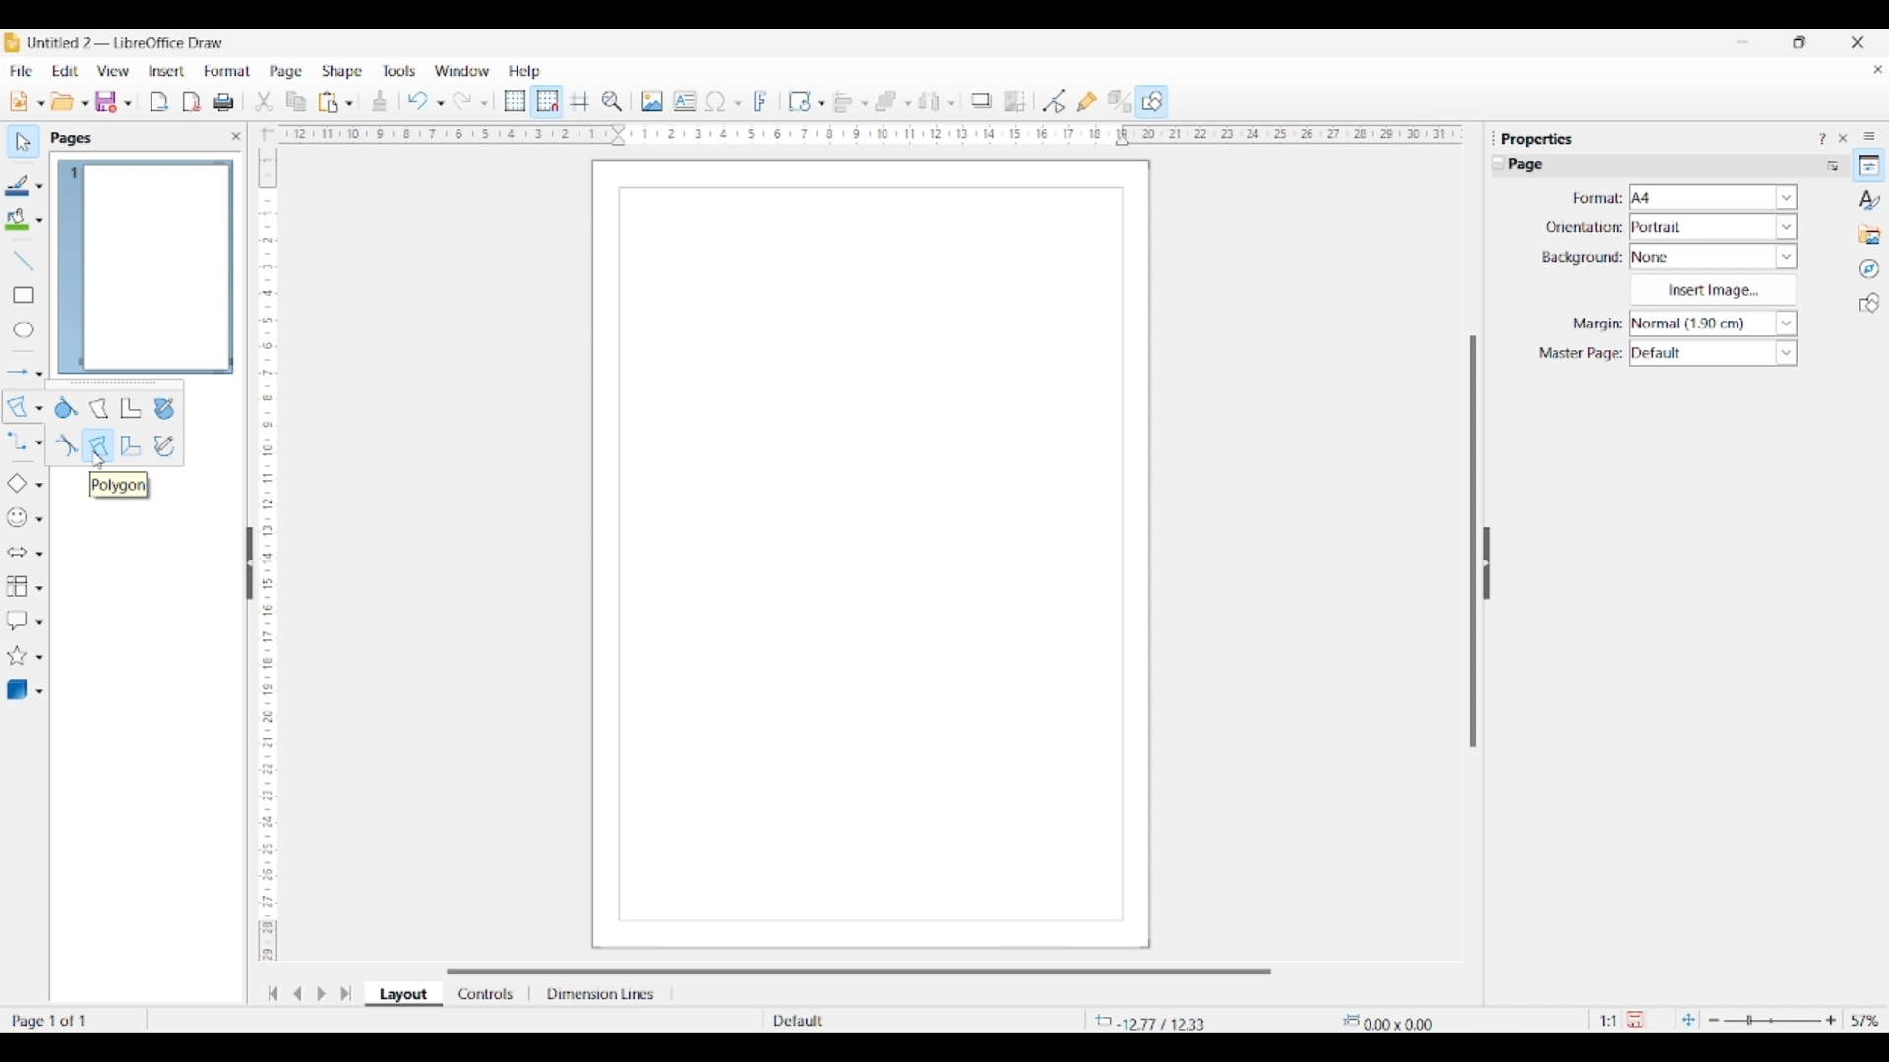  What do you see at coordinates (39, 187) in the screenshot?
I see `Line color options` at bounding box center [39, 187].